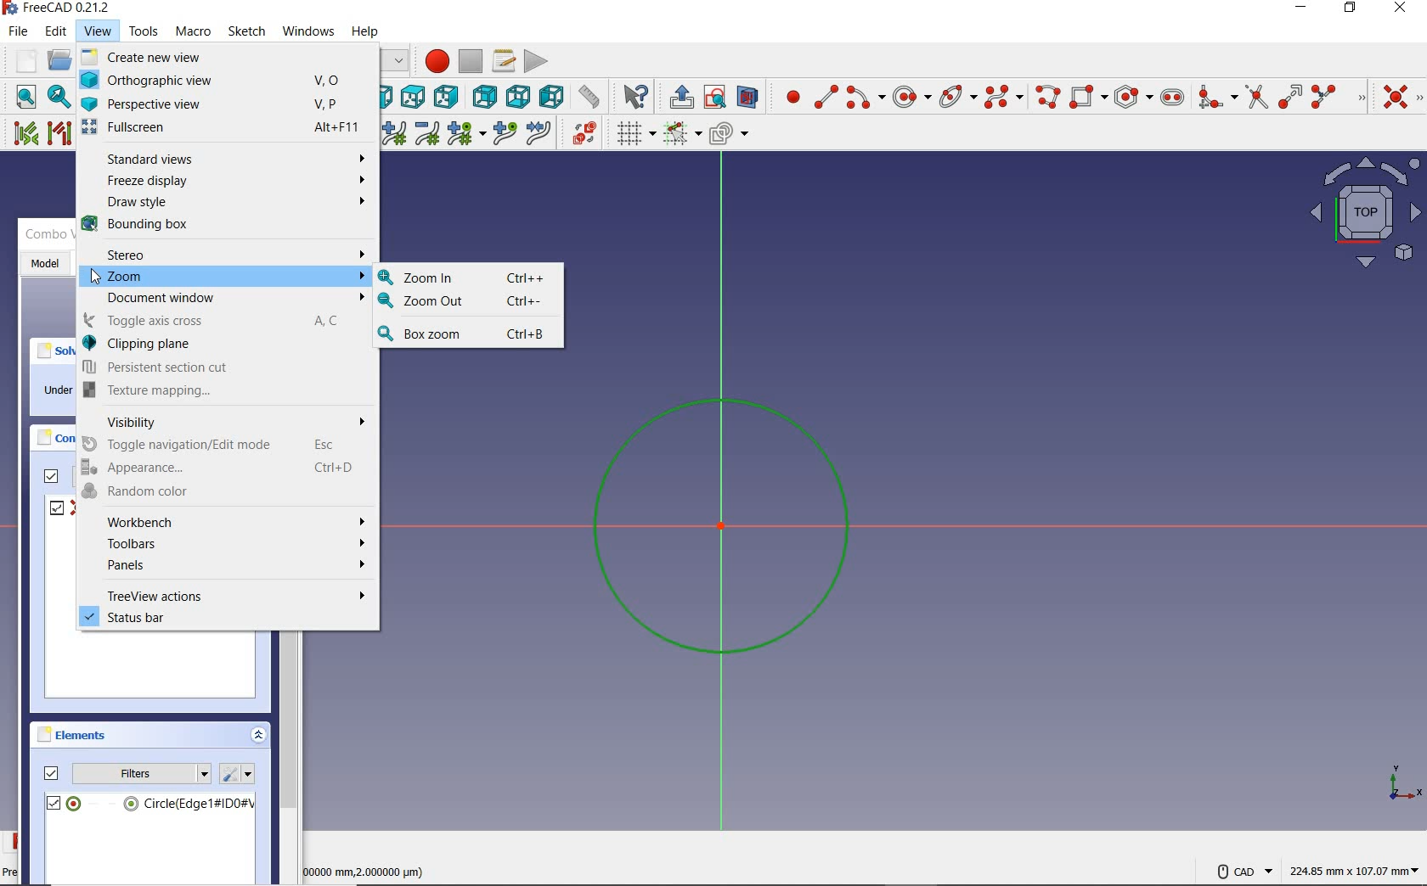 The width and height of the screenshot is (1427, 886). What do you see at coordinates (55, 476) in the screenshot?
I see `filters` at bounding box center [55, 476].